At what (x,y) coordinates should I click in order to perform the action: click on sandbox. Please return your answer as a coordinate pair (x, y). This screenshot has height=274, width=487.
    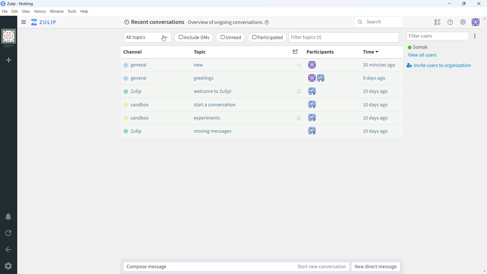
    Looking at the image, I should click on (149, 105).